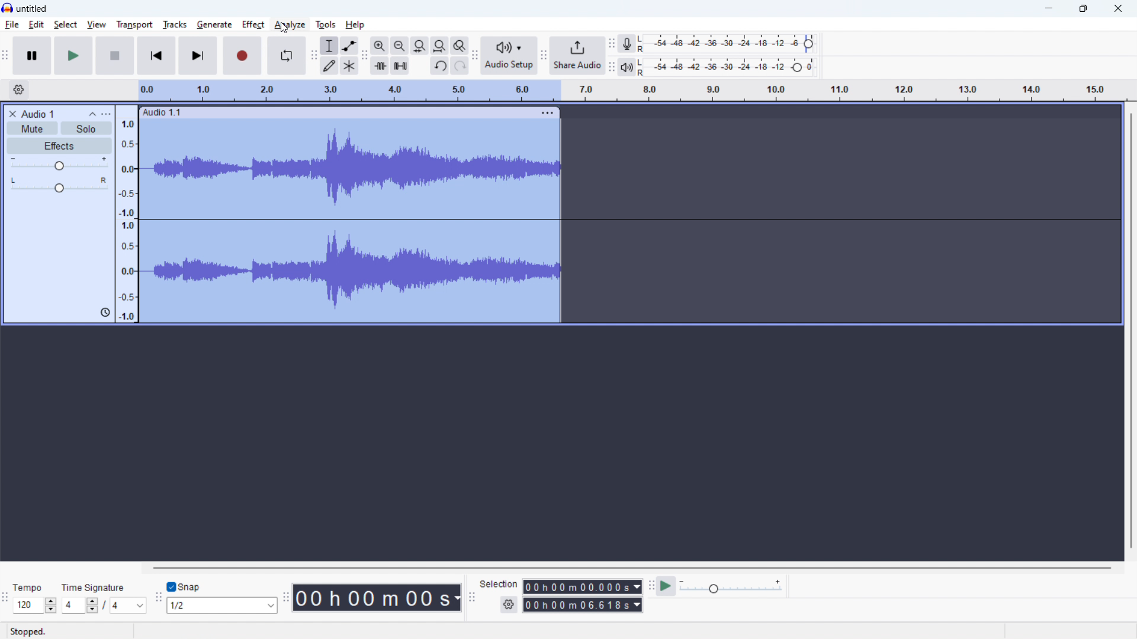 The width and height of the screenshot is (1137, 639). Describe the element at coordinates (583, 605) in the screenshot. I see `end time` at that location.